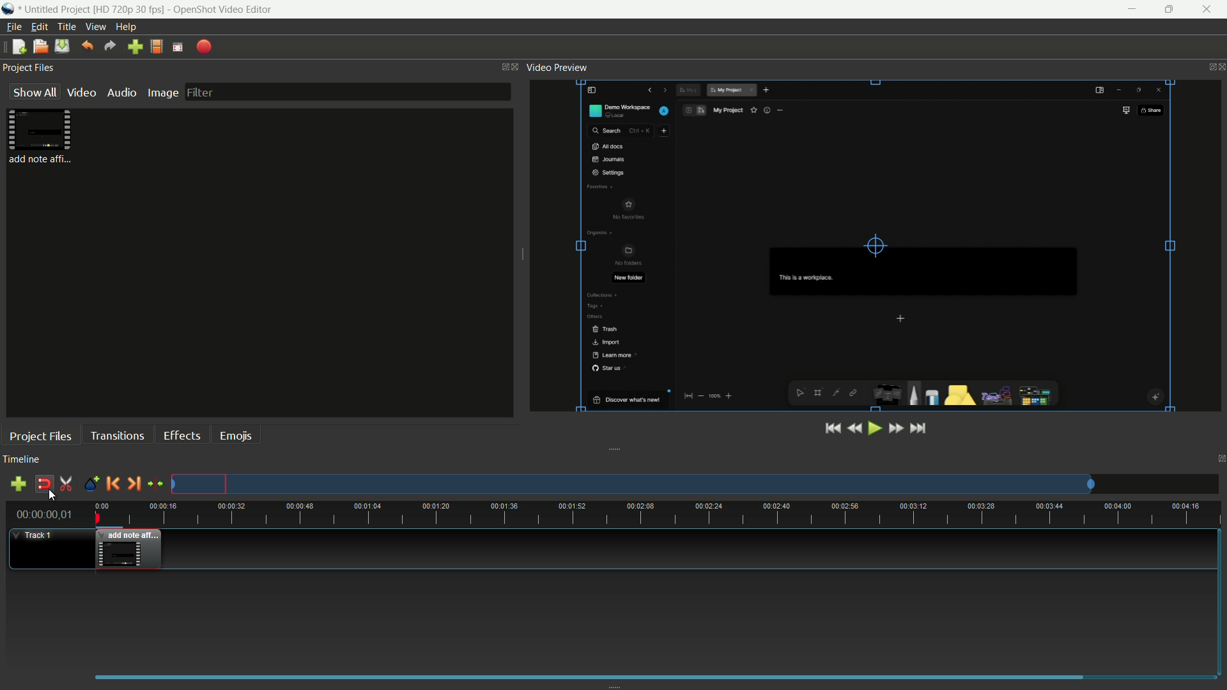 This screenshot has width=1227, height=690. What do you see at coordinates (589, 675) in the screenshot?
I see `scrollbar` at bounding box center [589, 675].